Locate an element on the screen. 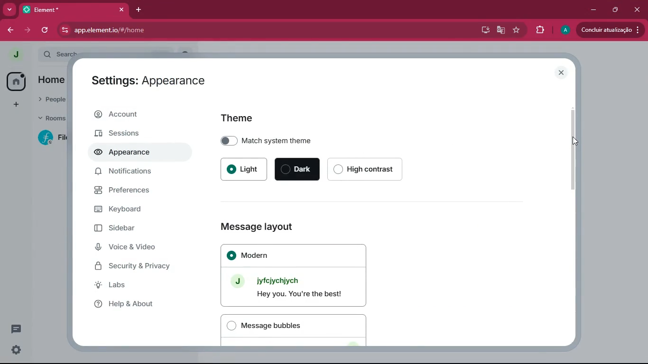 This screenshot has height=364, width=648. google translate is located at coordinates (501, 31).